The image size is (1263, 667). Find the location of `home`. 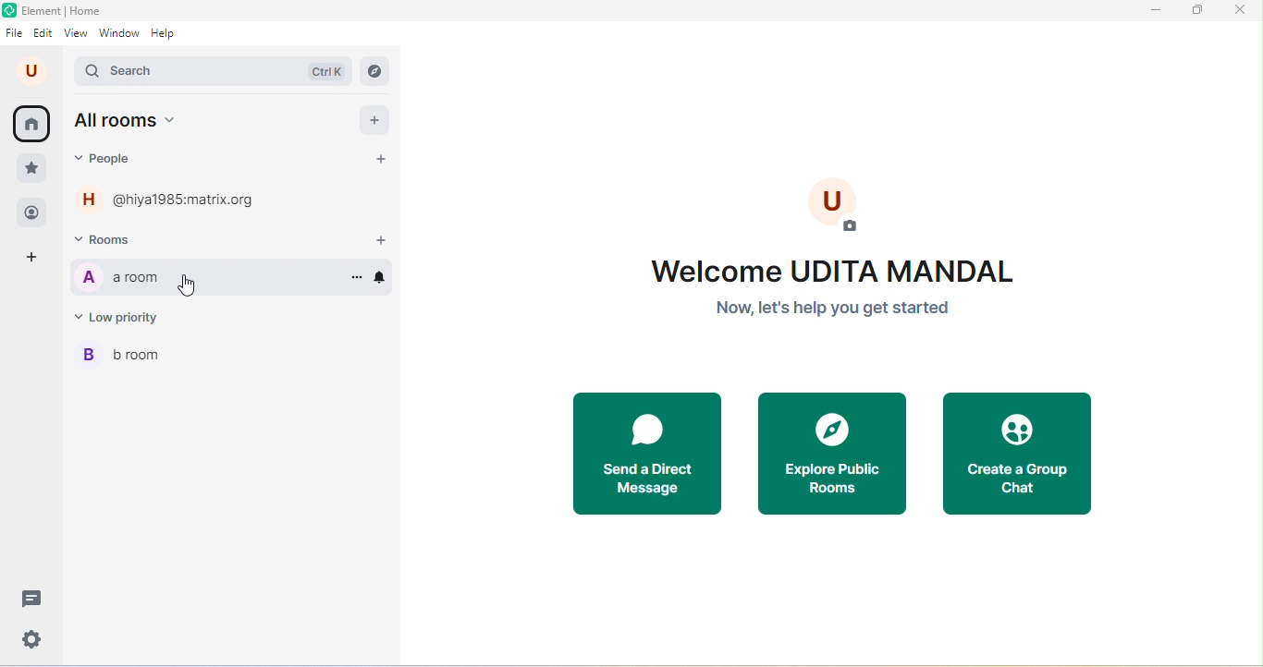

home is located at coordinates (31, 124).